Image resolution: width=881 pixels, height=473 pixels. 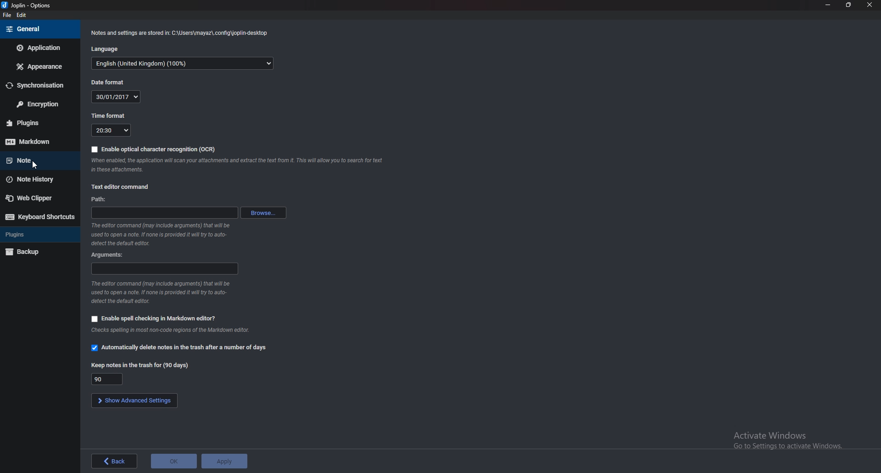 I want to click on Note history, so click(x=38, y=180).